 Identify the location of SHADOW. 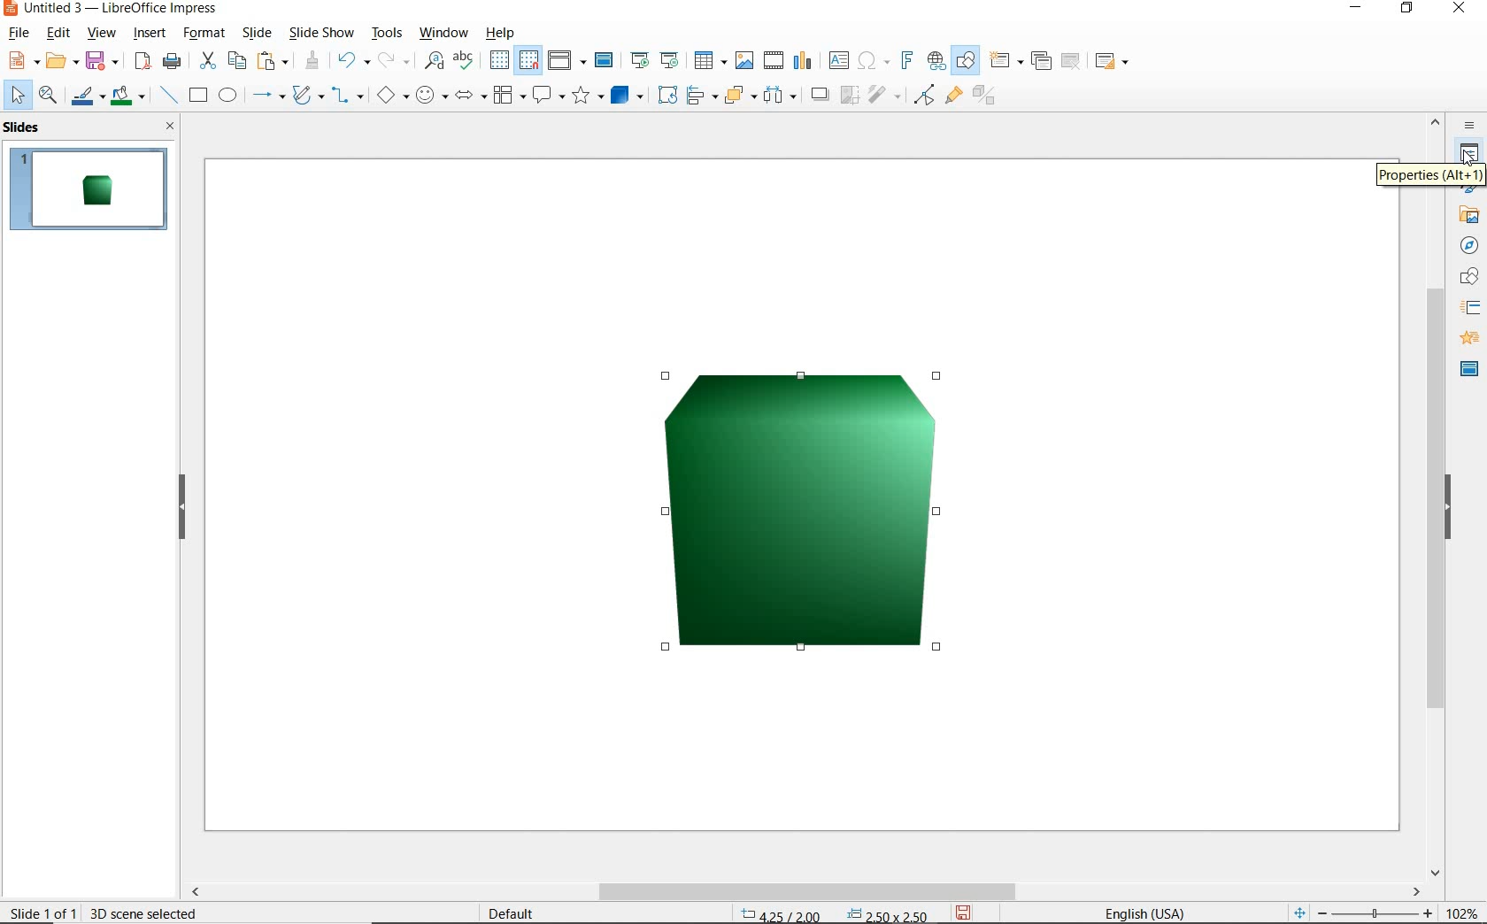
(822, 96).